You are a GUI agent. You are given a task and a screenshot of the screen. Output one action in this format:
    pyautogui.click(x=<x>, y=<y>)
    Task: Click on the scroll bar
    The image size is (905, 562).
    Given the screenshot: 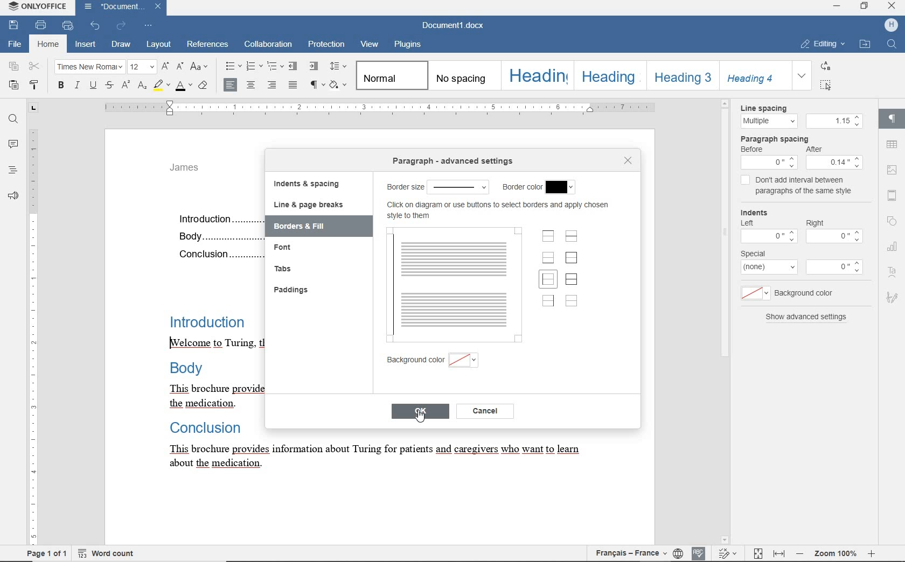 What is the action you would take?
    pyautogui.click(x=723, y=320)
    